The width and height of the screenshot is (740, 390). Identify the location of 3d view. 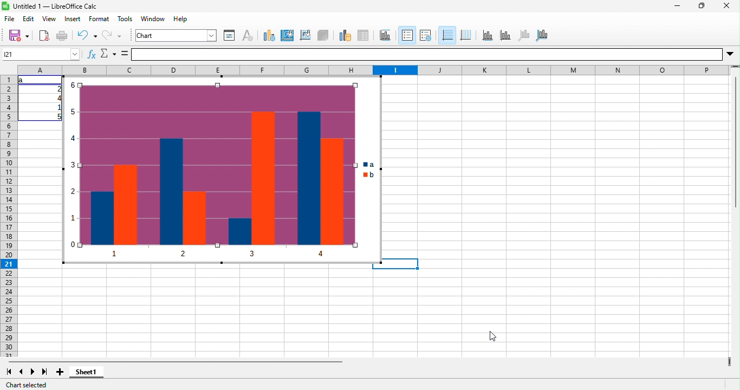
(323, 36).